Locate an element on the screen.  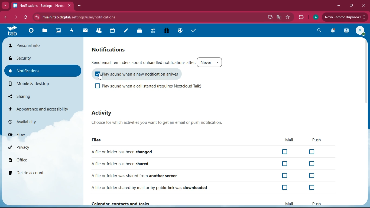
maximize is located at coordinates (350, 6).